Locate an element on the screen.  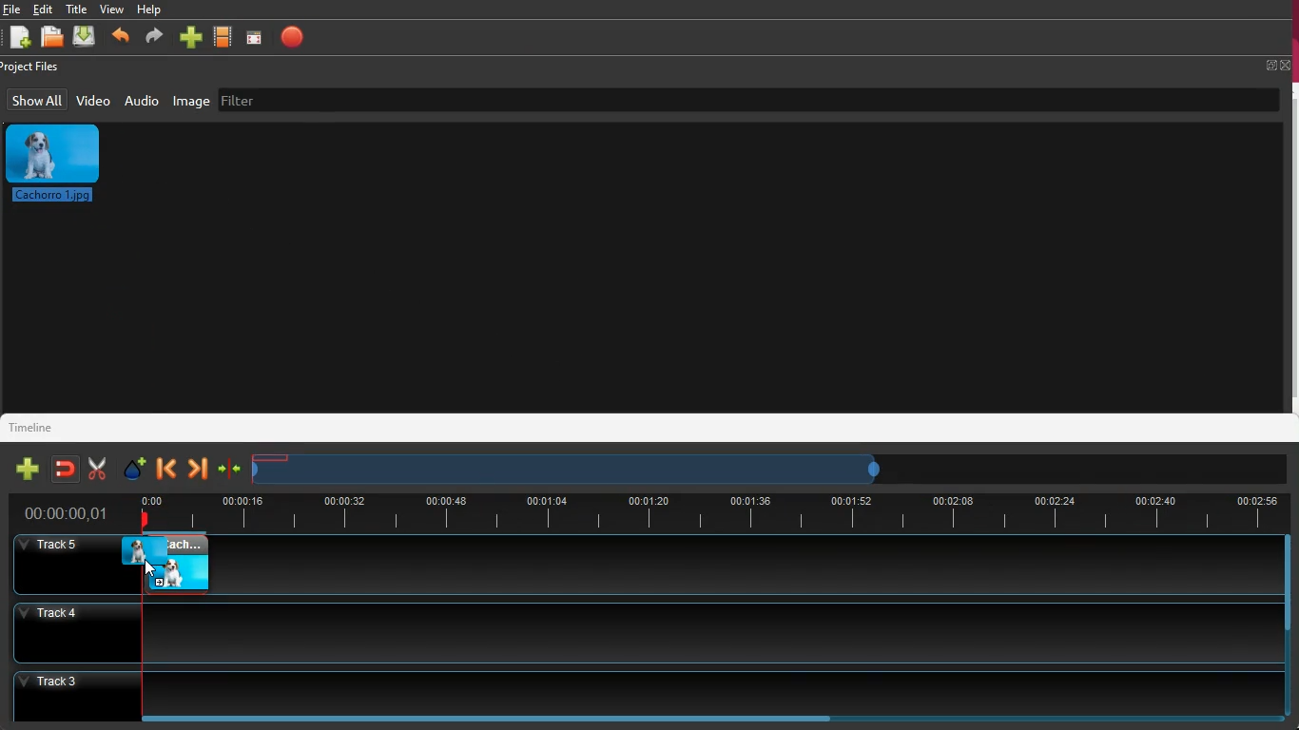
file is located at coordinates (11, 9).